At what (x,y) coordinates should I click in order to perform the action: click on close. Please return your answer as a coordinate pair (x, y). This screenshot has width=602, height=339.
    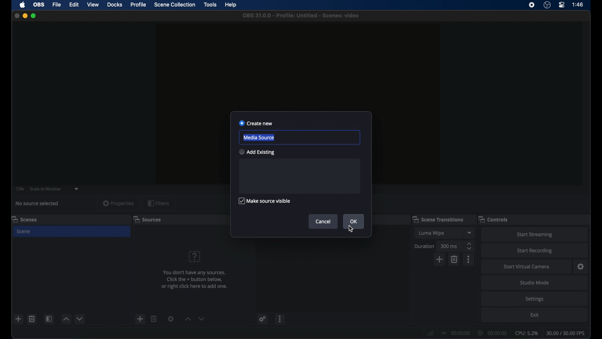
    Looking at the image, I should click on (17, 16).